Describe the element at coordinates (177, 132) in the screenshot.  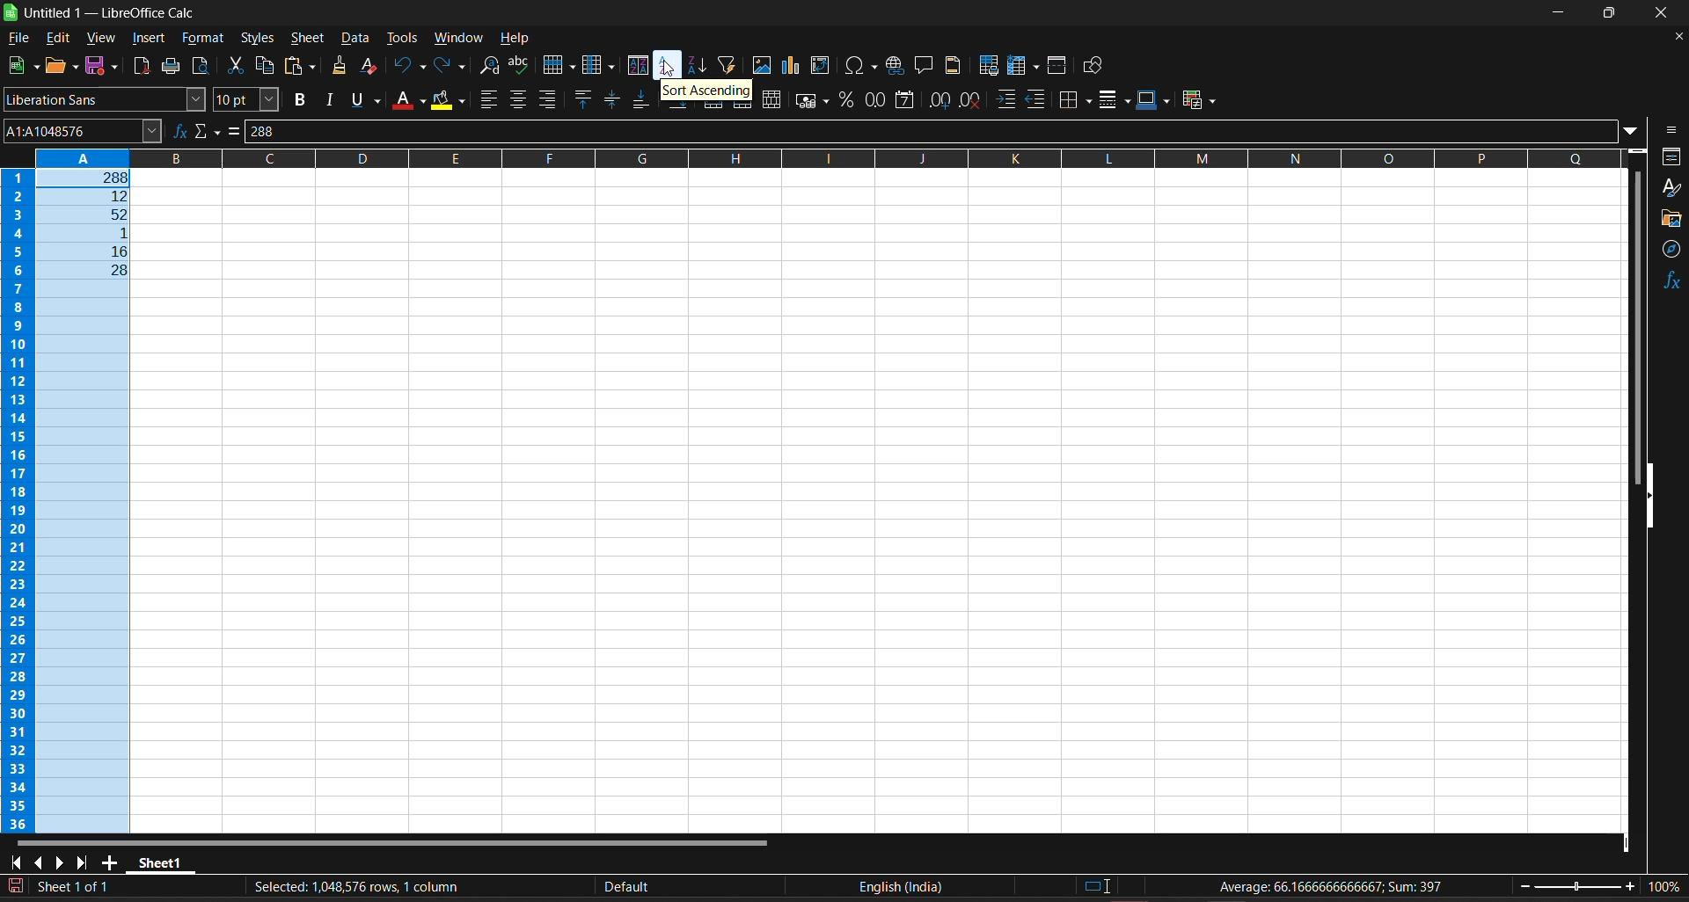
I see `function wizard` at that location.